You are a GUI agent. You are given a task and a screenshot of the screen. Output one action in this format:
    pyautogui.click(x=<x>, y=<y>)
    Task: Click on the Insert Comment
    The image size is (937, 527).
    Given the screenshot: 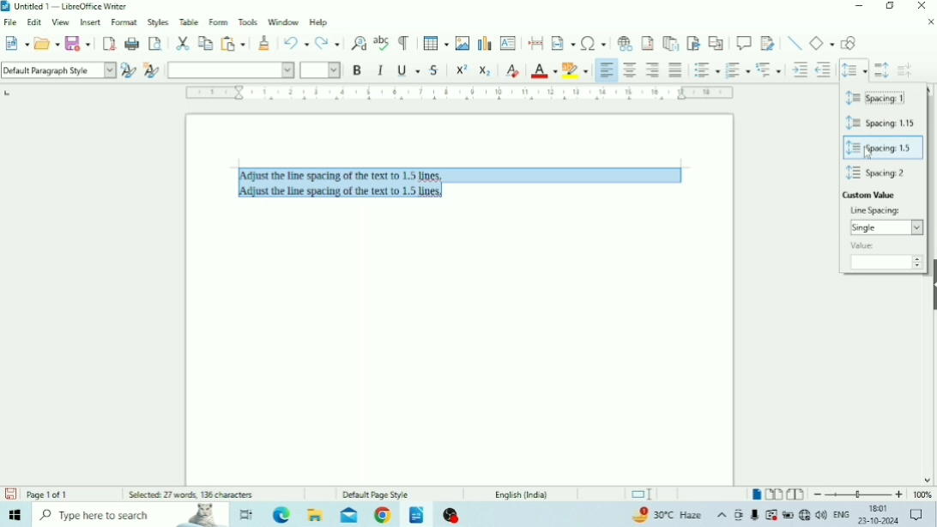 What is the action you would take?
    pyautogui.click(x=744, y=43)
    